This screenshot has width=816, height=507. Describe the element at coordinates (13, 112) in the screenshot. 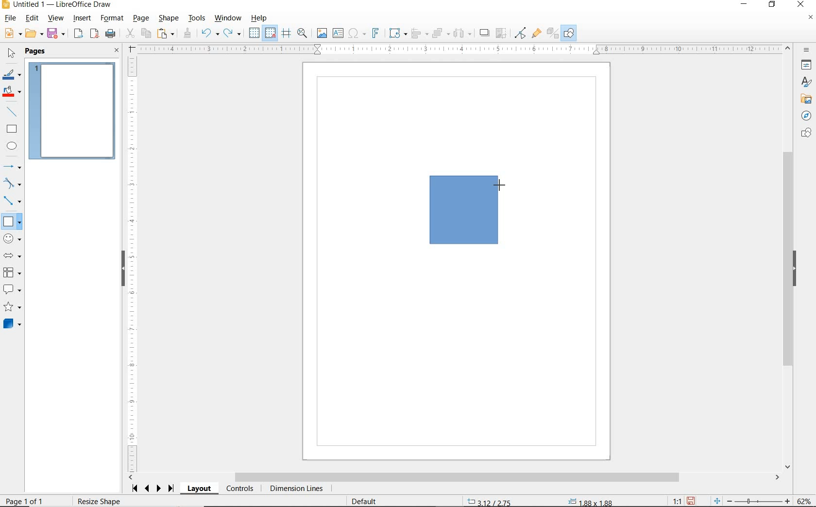

I see `INSERT LINE` at that location.